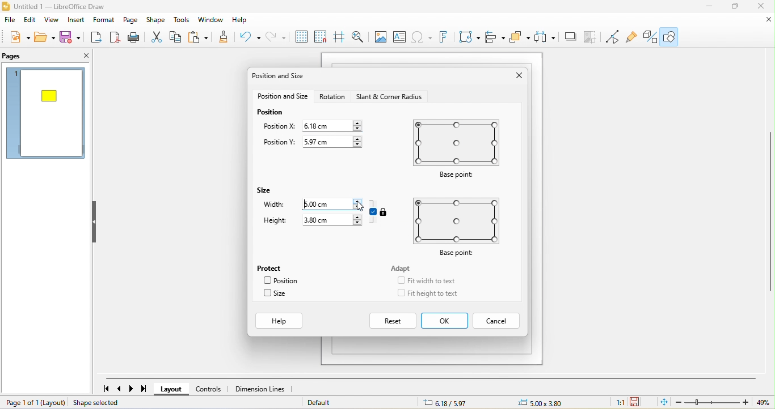  Describe the element at coordinates (213, 20) in the screenshot. I see `window` at that location.